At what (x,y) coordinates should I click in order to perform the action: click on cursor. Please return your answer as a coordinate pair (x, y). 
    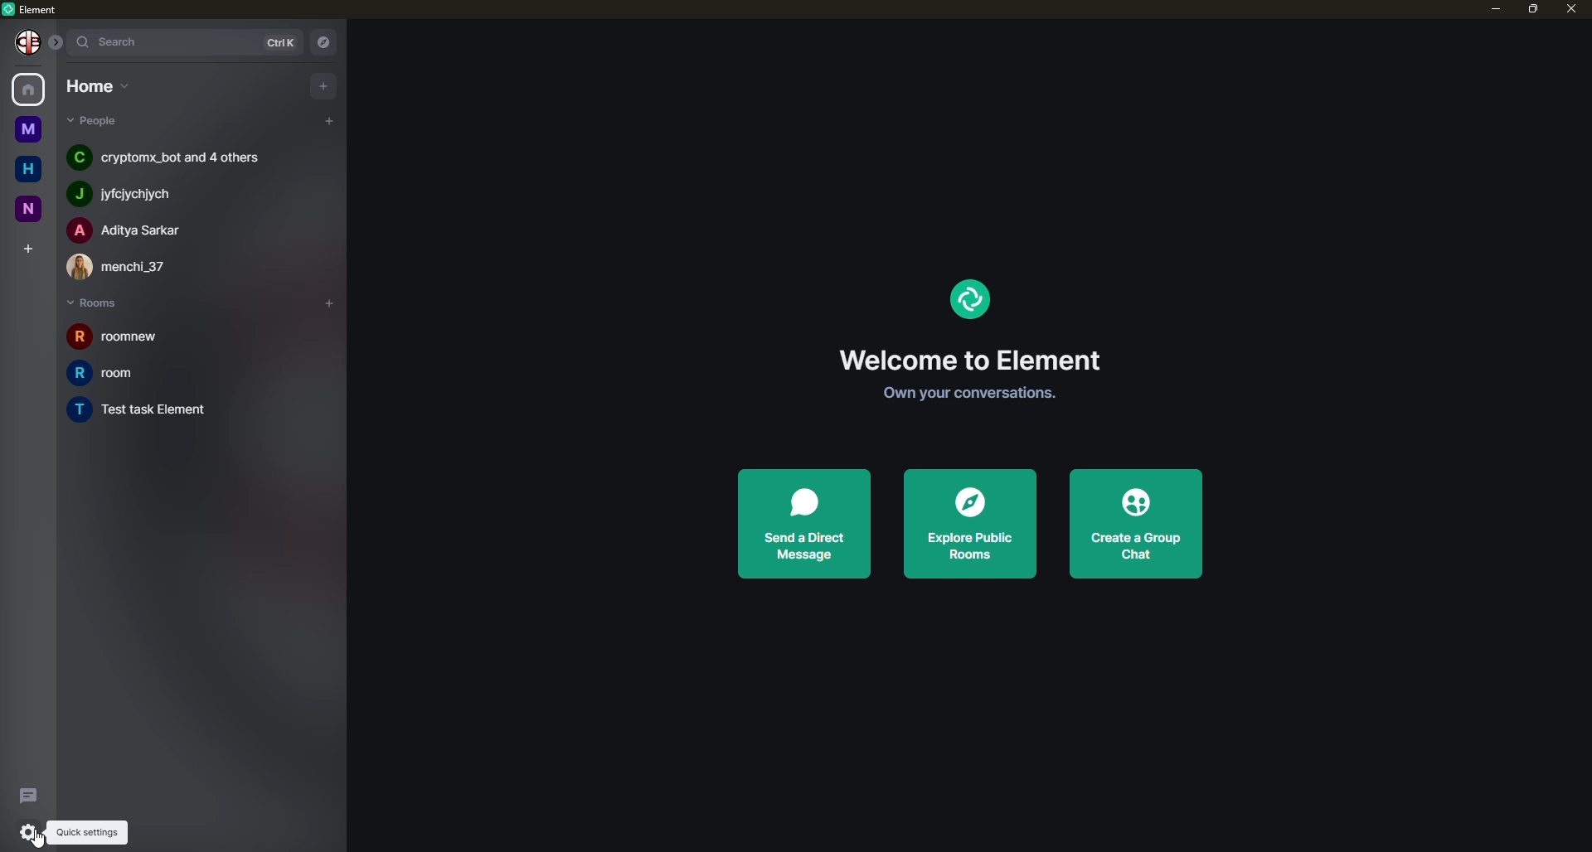
    Looking at the image, I should click on (37, 840).